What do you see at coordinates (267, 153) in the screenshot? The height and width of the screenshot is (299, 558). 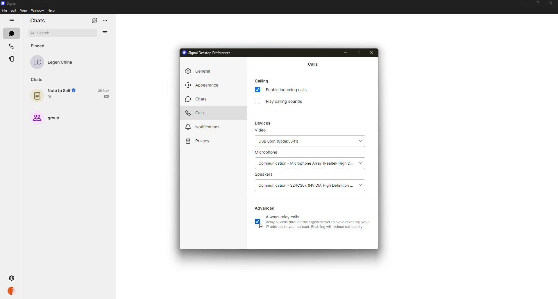 I see `microphone` at bounding box center [267, 153].